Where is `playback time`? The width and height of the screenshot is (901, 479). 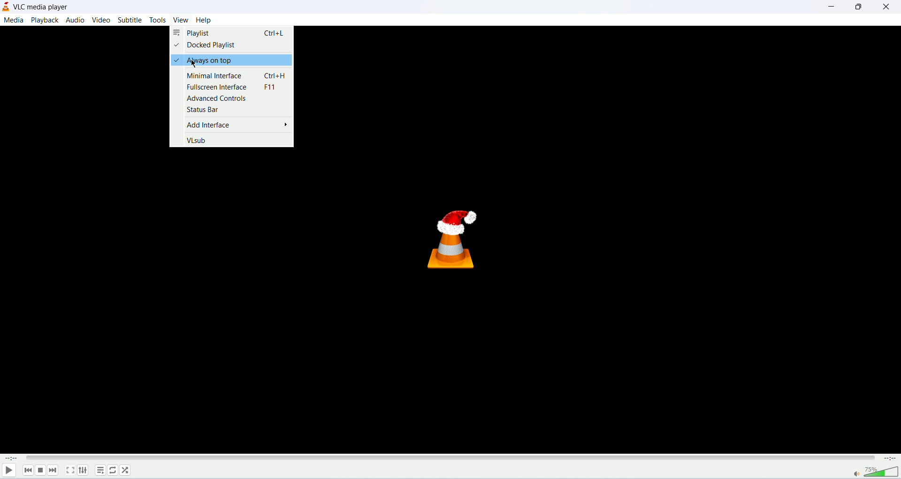
playback time is located at coordinates (11, 458).